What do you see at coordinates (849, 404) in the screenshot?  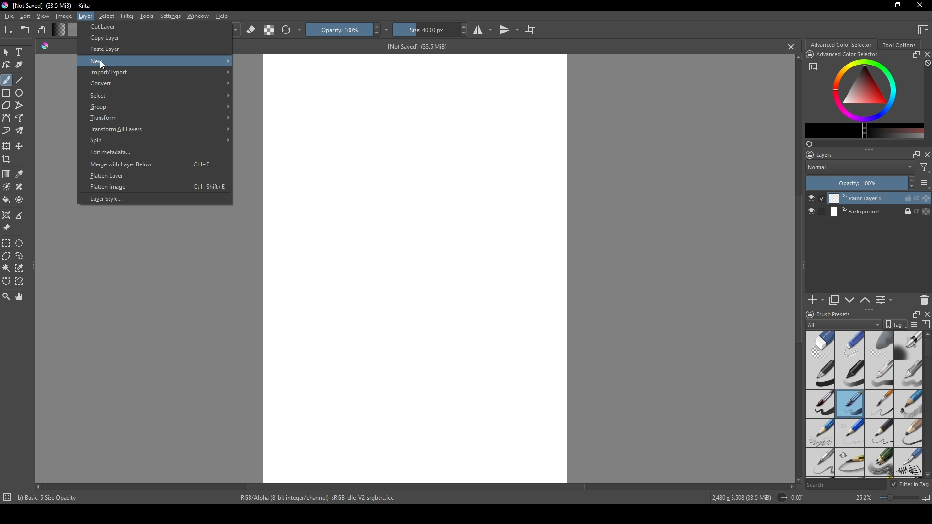 I see `medium brush` at bounding box center [849, 404].